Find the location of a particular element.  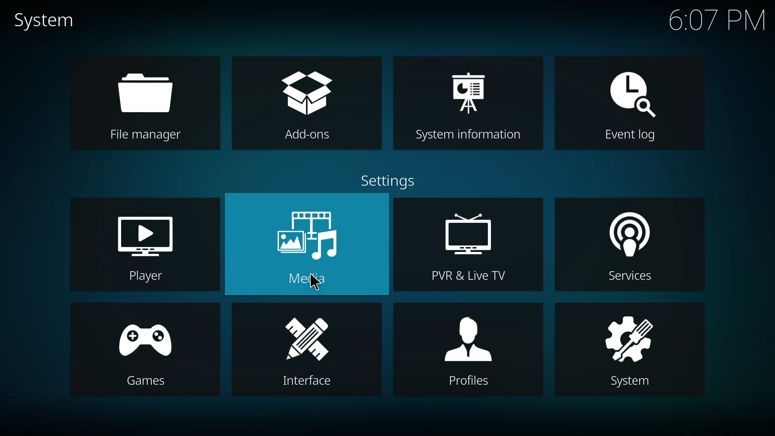

games is located at coordinates (142, 335).